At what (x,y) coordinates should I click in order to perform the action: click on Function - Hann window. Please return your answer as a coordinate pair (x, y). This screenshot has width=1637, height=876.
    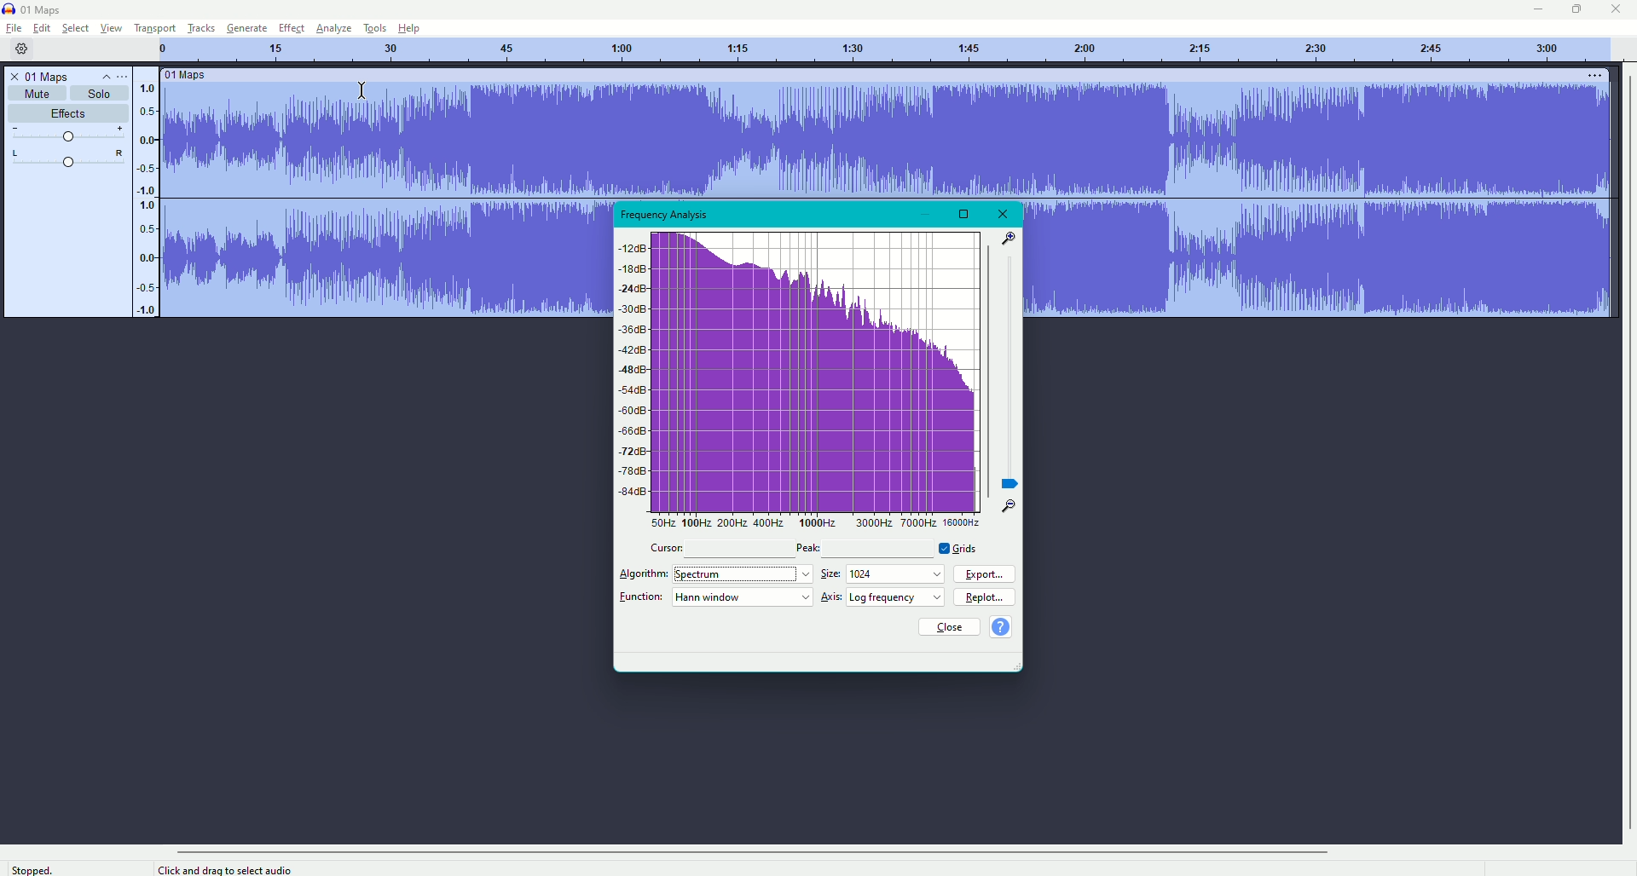
    Looking at the image, I should click on (717, 596).